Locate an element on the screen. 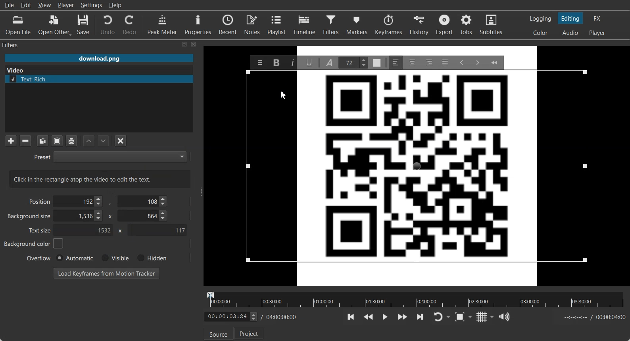  Show the volume control is located at coordinates (504, 317).